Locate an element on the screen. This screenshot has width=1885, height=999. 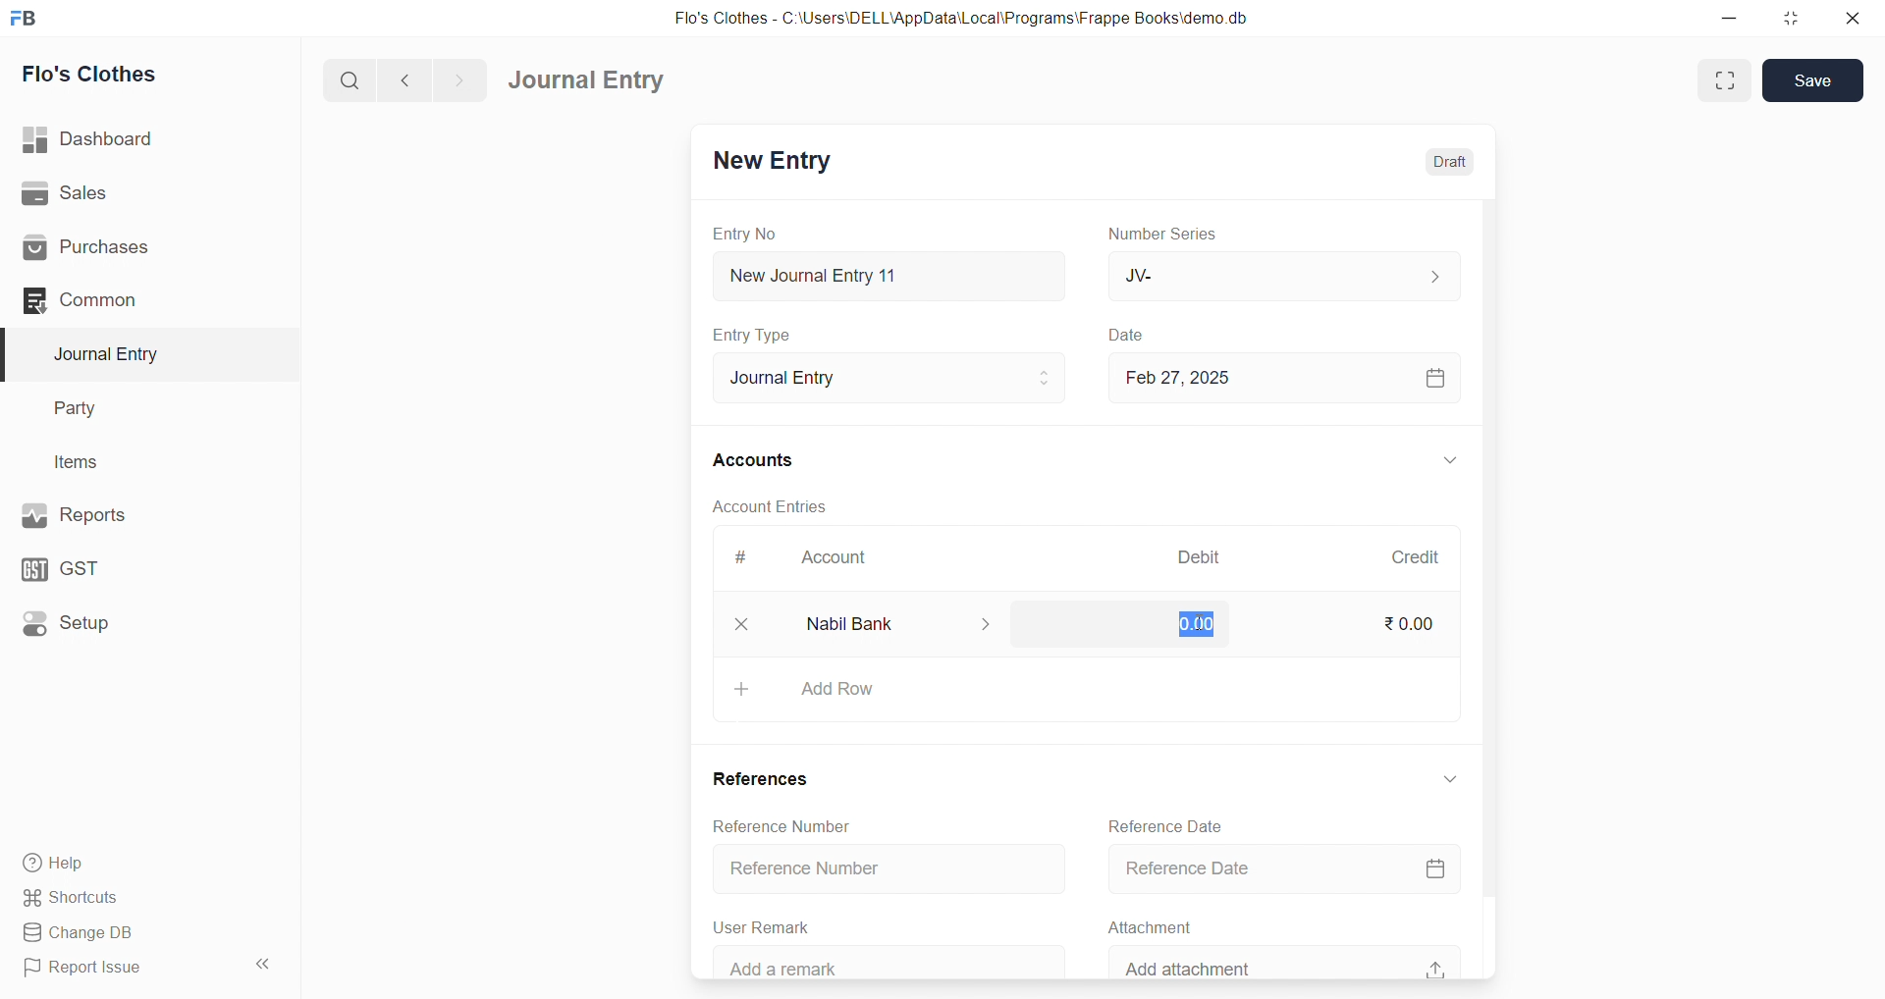
Report Issue is located at coordinates (118, 972).